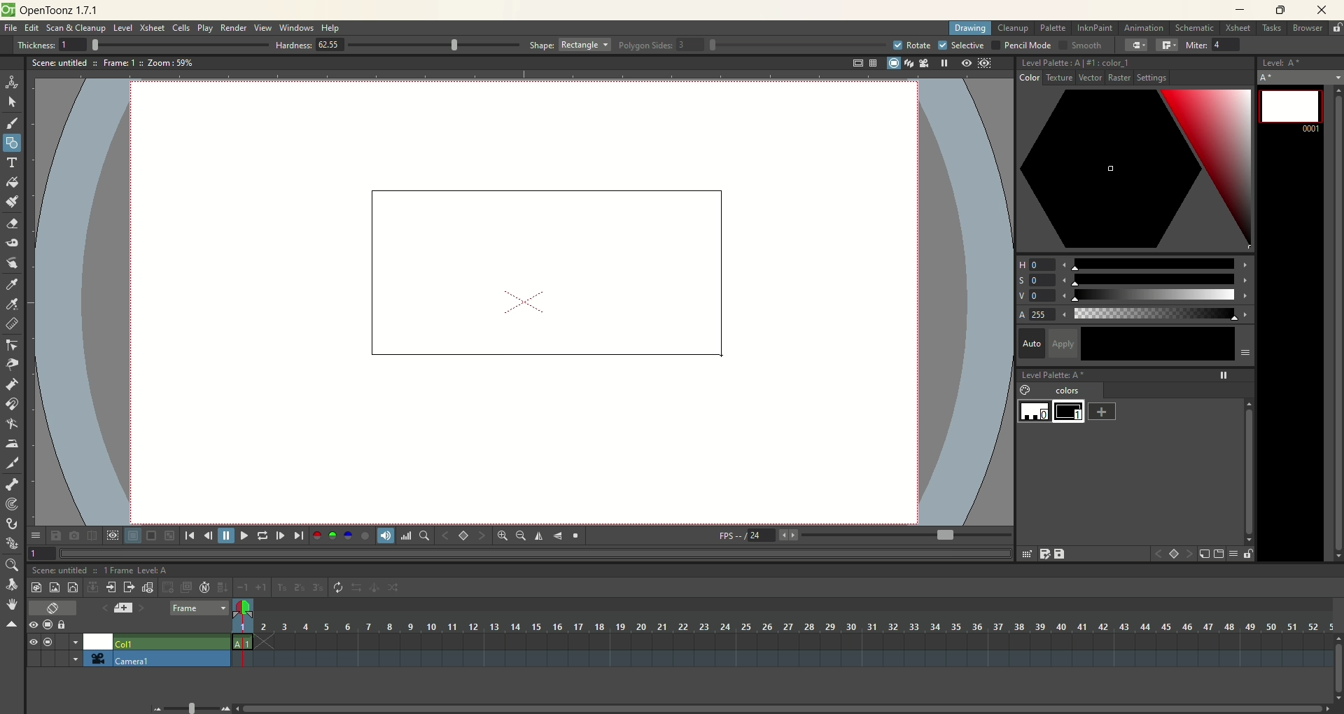  What do you see at coordinates (944, 535) in the screenshot?
I see `set the playback frame rate` at bounding box center [944, 535].